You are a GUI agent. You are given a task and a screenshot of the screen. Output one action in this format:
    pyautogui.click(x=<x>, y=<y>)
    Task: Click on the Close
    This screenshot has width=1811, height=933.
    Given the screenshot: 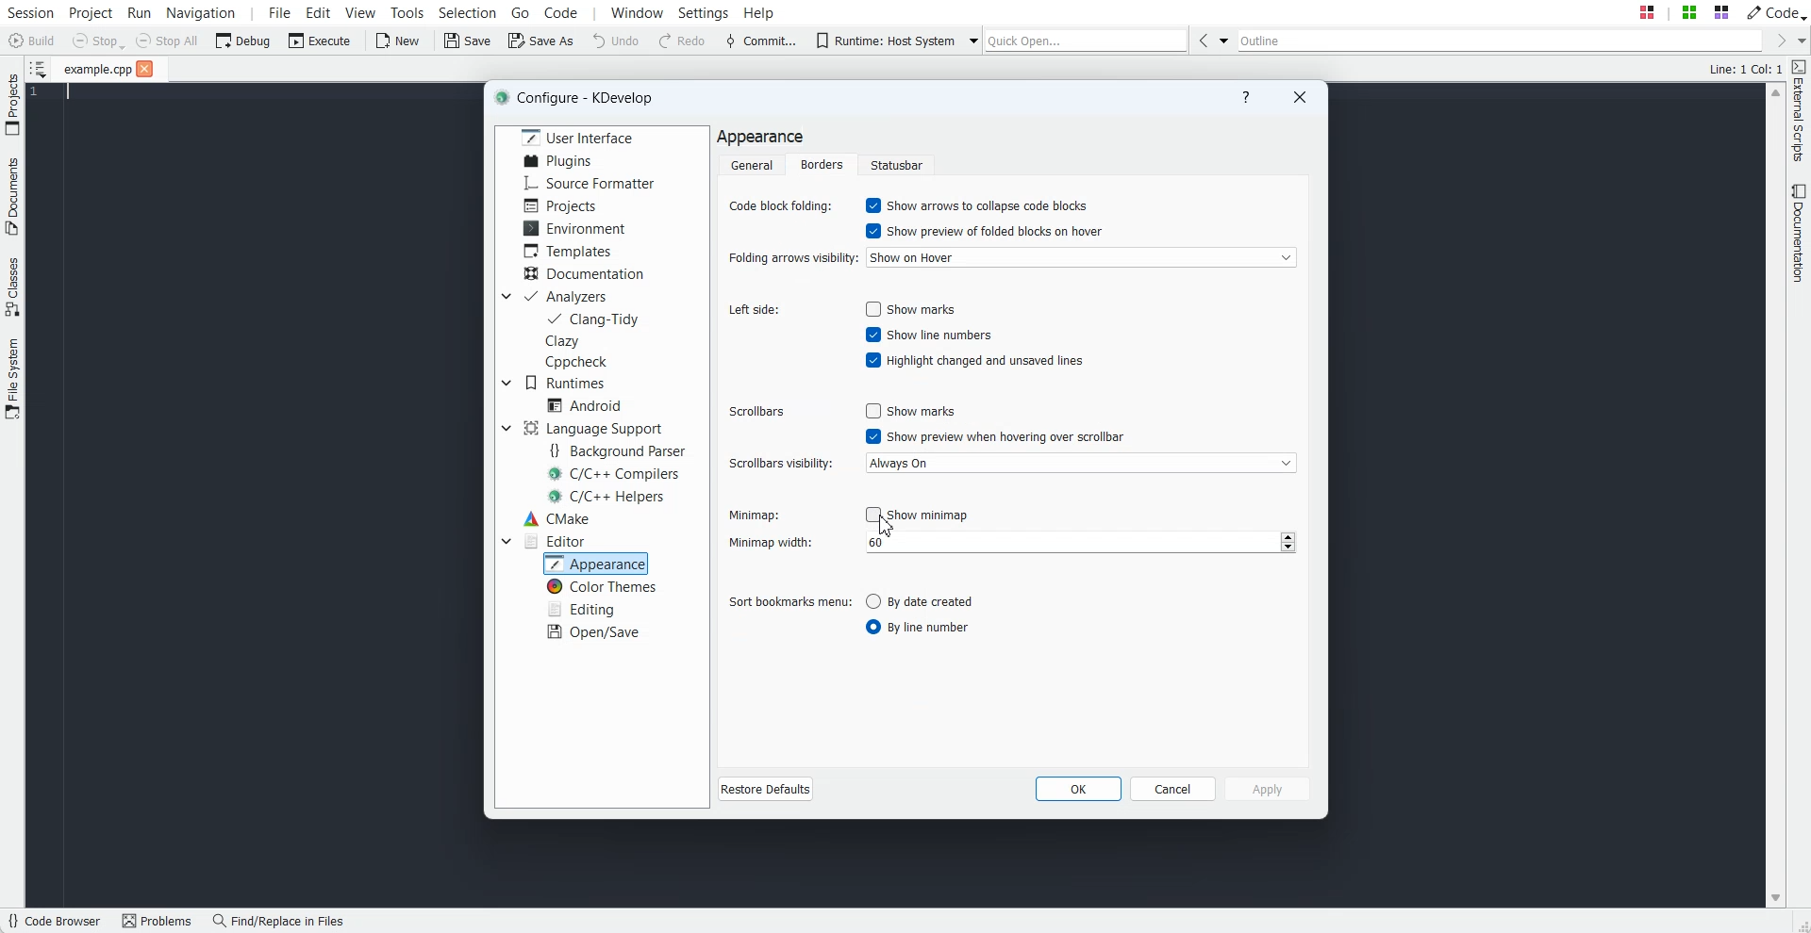 What is the action you would take?
    pyautogui.click(x=1297, y=97)
    